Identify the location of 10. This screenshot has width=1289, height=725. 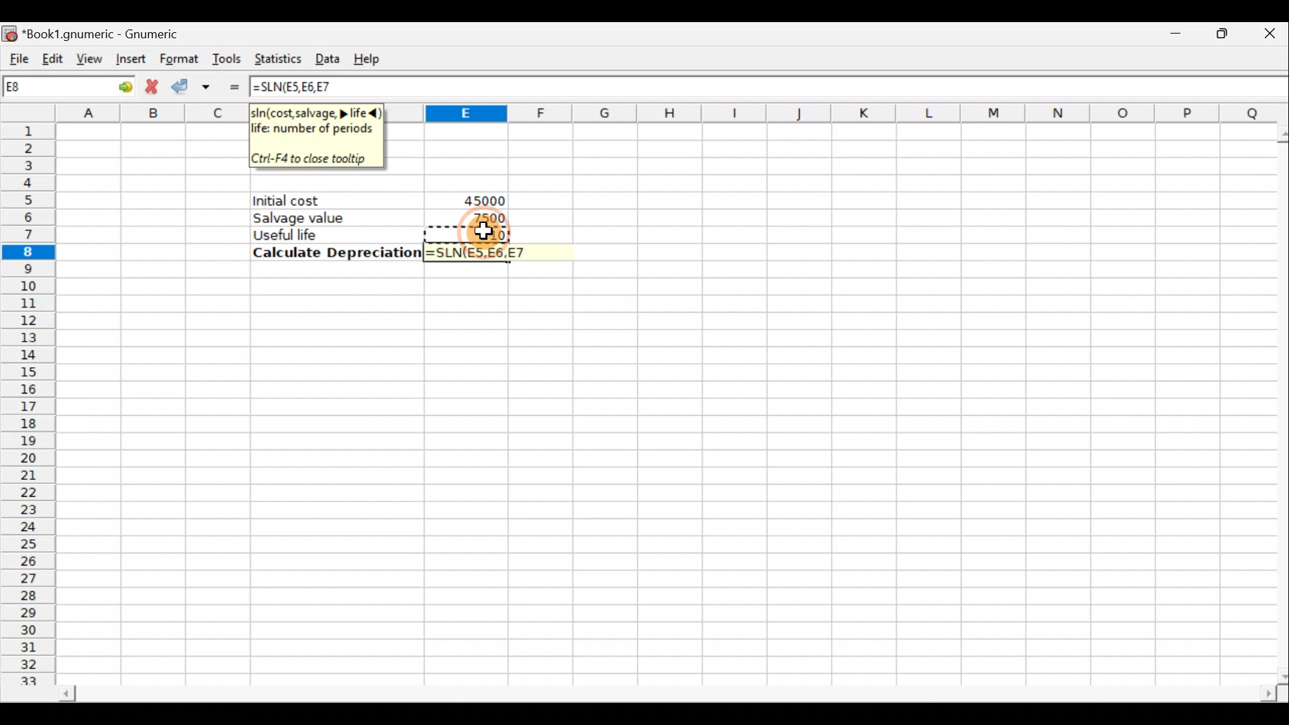
(493, 234).